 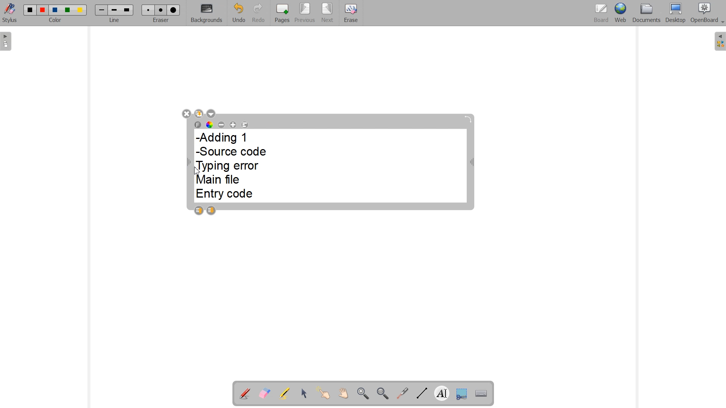 What do you see at coordinates (221, 124) in the screenshot?
I see `Decrease font size` at bounding box center [221, 124].